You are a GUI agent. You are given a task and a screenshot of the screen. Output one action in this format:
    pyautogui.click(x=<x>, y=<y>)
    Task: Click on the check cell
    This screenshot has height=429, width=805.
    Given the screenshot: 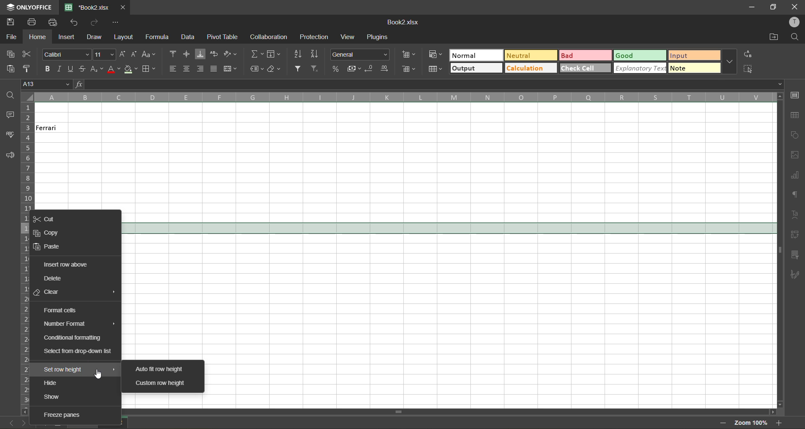 What is the action you would take?
    pyautogui.click(x=584, y=69)
    